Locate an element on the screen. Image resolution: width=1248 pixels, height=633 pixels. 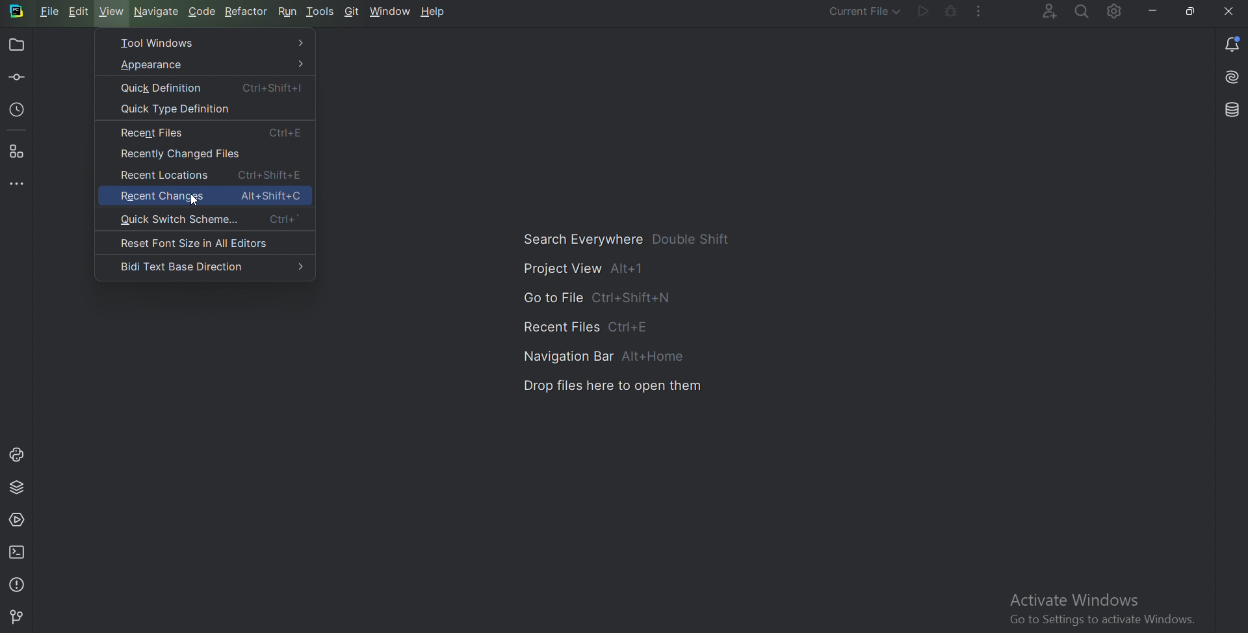
Recent files is located at coordinates (577, 325).